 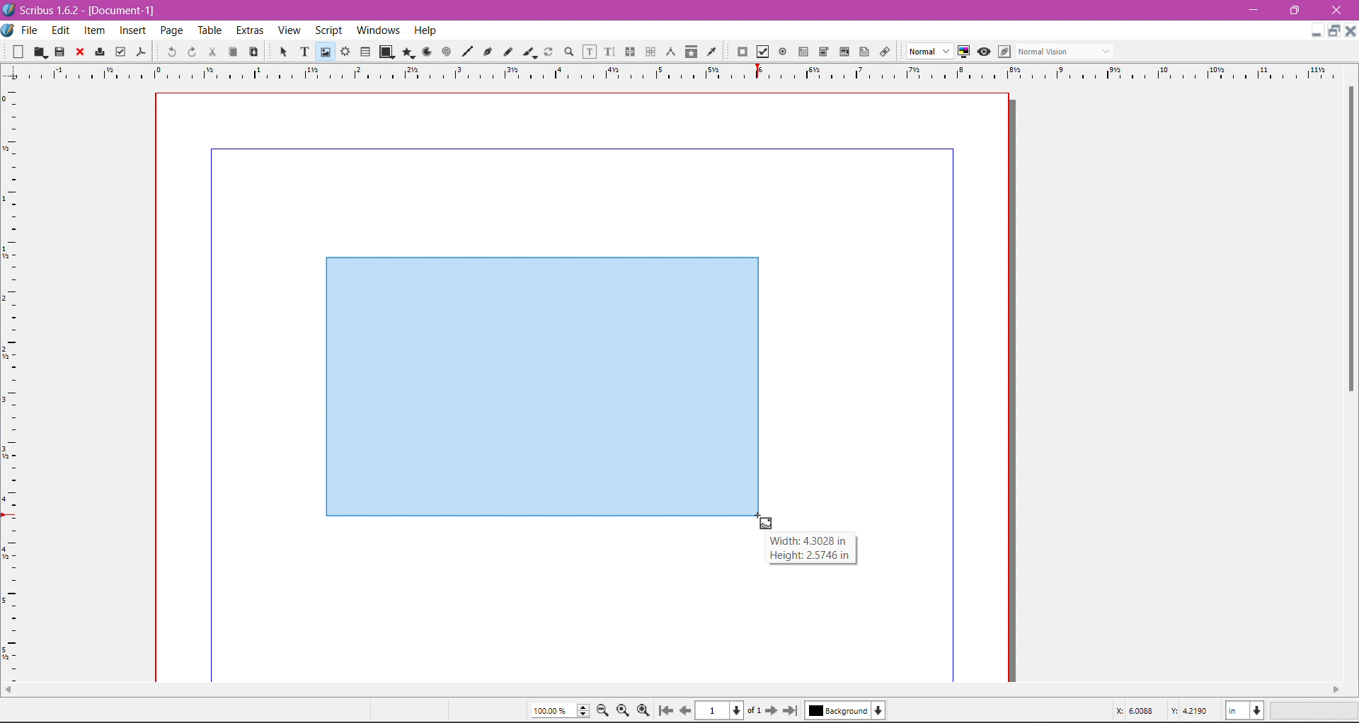 What do you see at coordinates (845, 710) in the screenshot?
I see `Select the current layer` at bounding box center [845, 710].